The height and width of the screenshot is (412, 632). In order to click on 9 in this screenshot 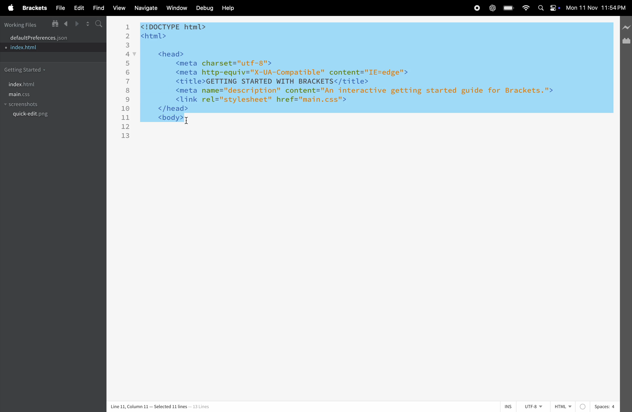, I will do `click(128, 100)`.